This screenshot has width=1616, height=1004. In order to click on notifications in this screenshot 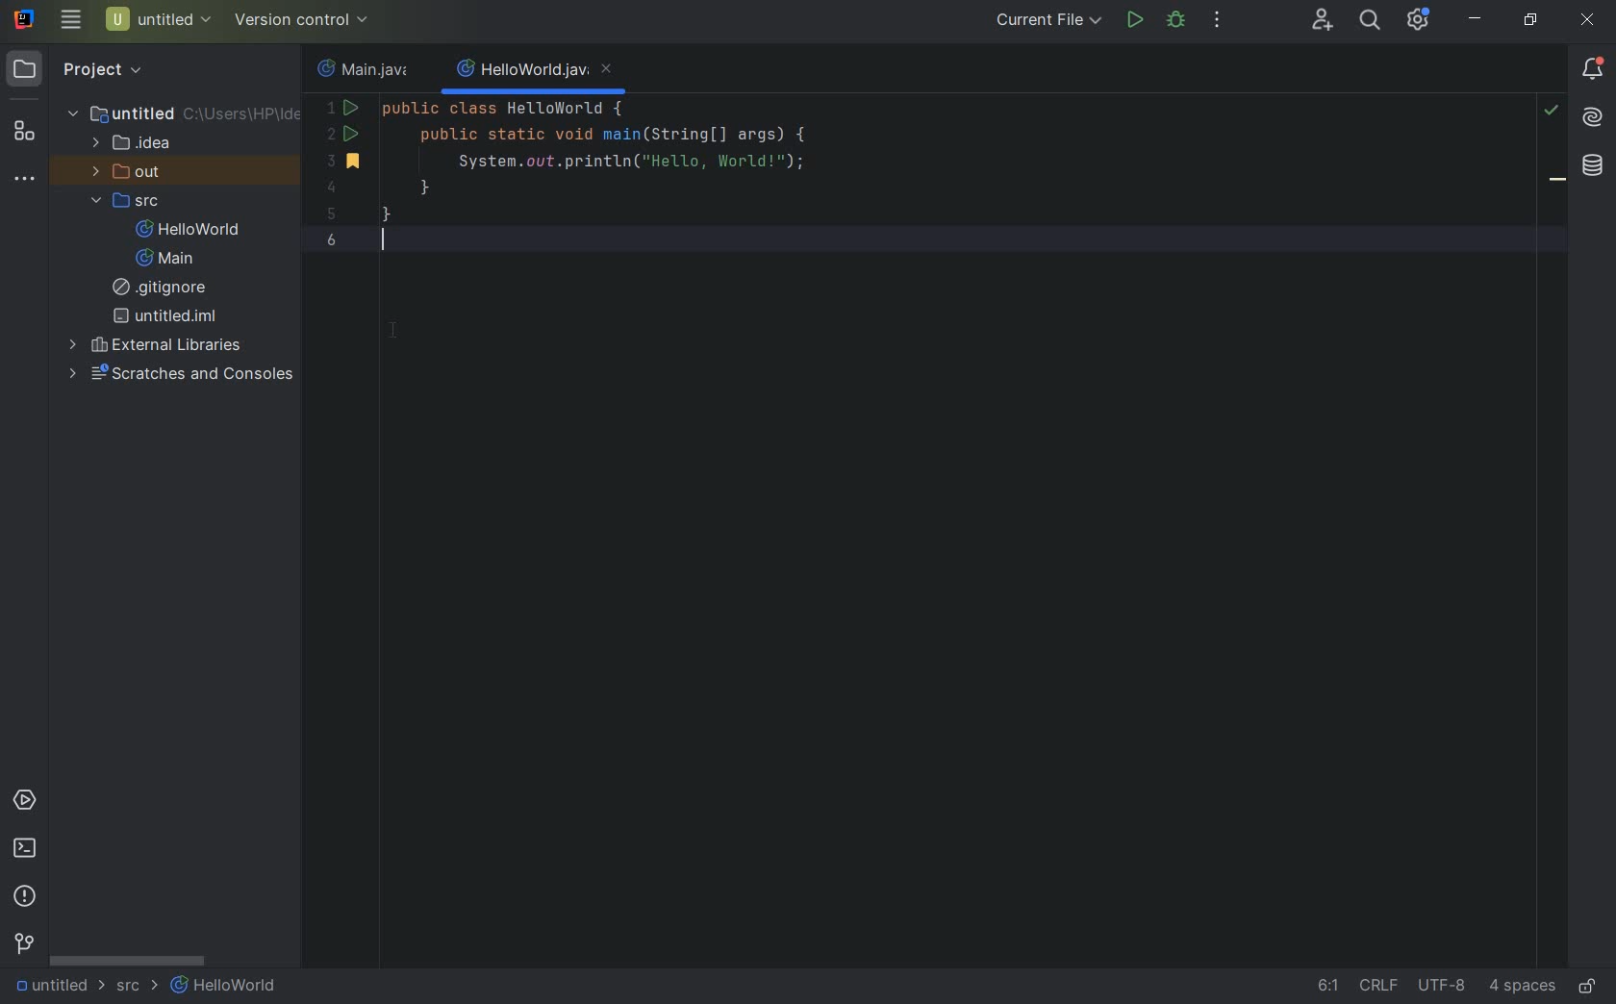, I will do `click(1593, 69)`.